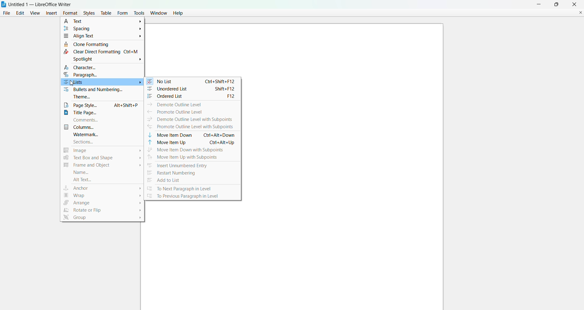 The image size is (584, 310). Describe the element at coordinates (103, 196) in the screenshot. I see `wrap` at that location.